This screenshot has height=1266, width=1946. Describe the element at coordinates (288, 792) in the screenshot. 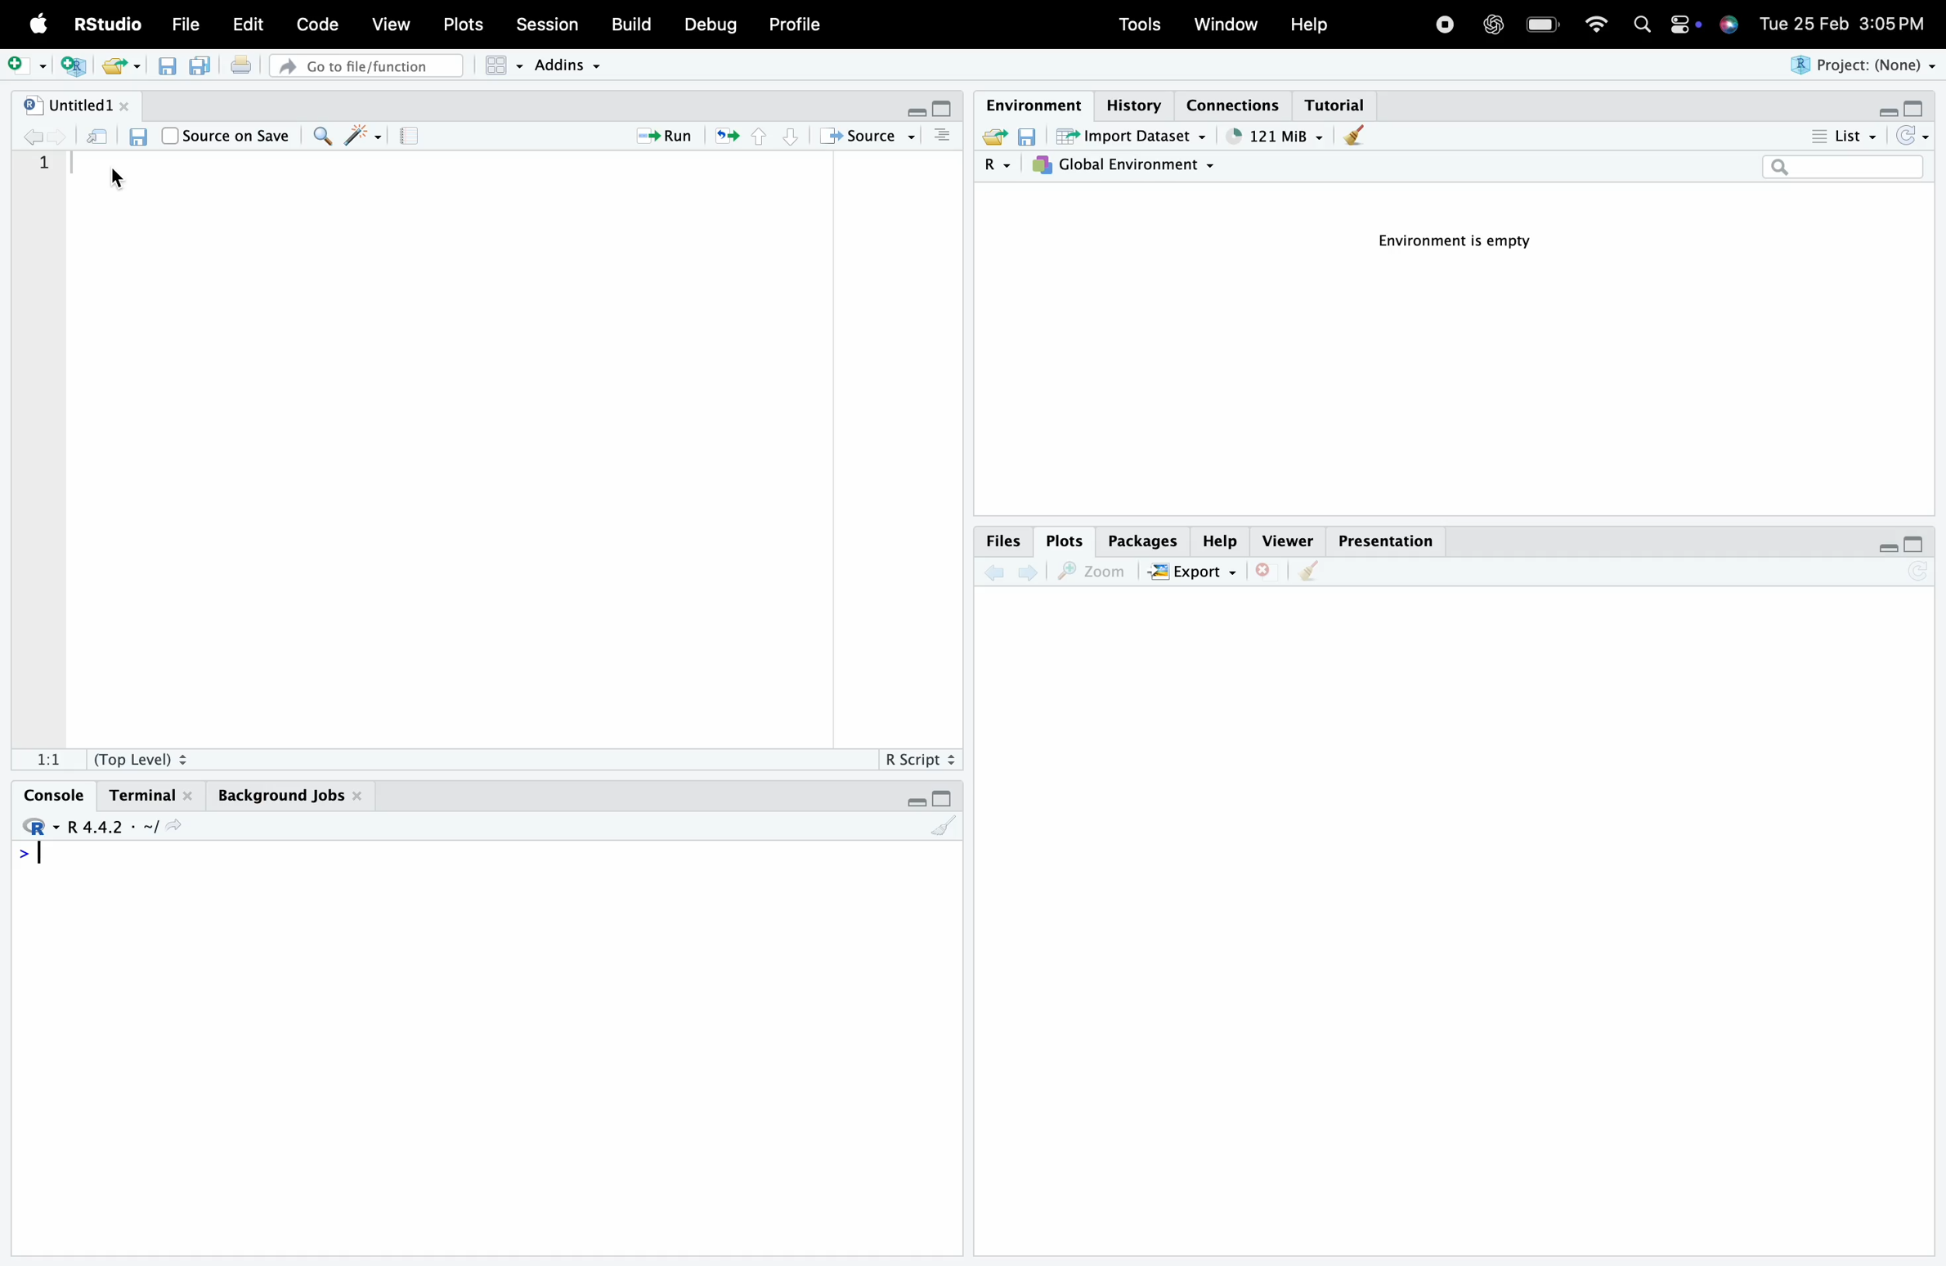

I see `Background Jobs` at that location.